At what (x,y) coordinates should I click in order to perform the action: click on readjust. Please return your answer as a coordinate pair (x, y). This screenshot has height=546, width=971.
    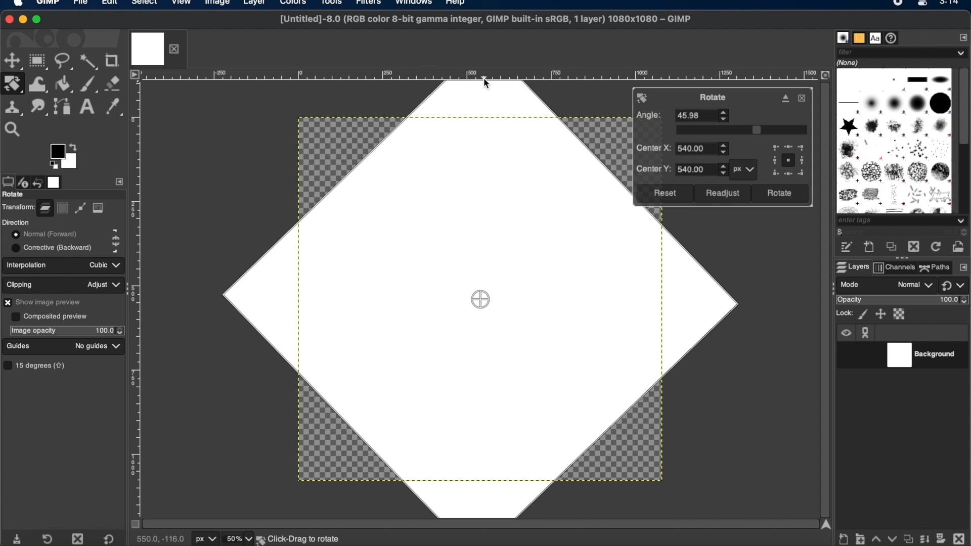
    Looking at the image, I should click on (723, 194).